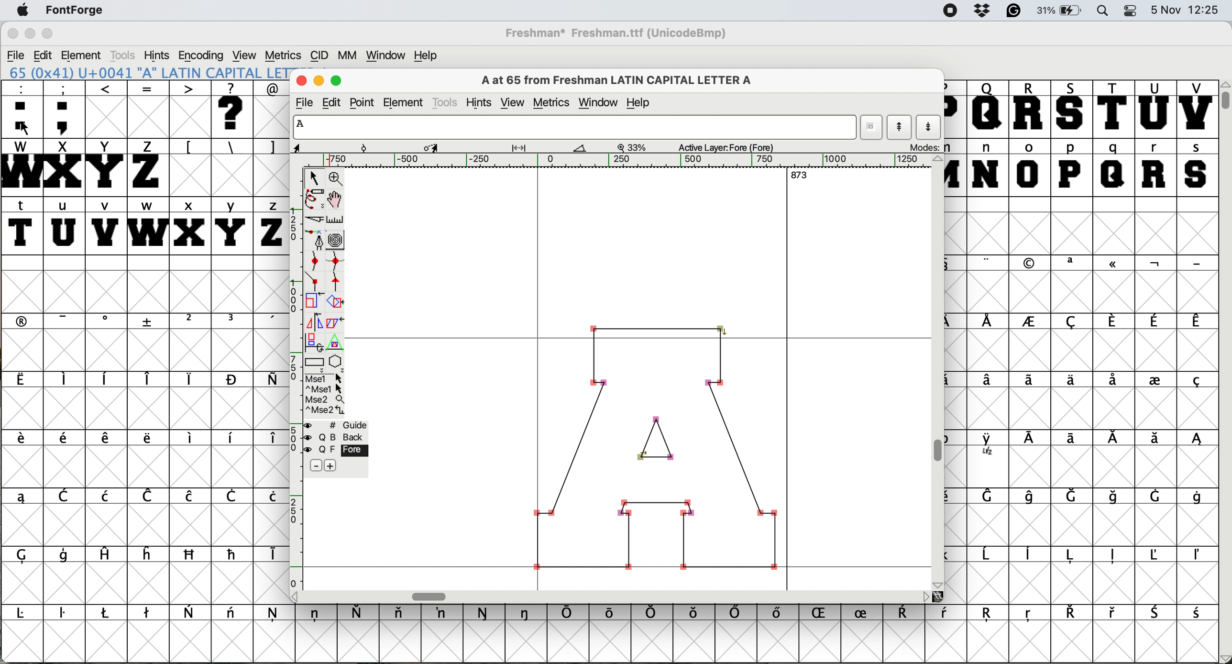 This screenshot has height=664, width=1232. Describe the element at coordinates (1224, 372) in the screenshot. I see `vertical scroll bar` at that location.